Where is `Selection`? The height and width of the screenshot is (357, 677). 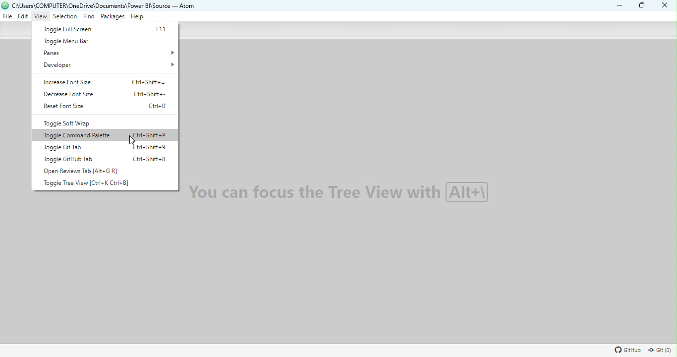
Selection is located at coordinates (65, 18).